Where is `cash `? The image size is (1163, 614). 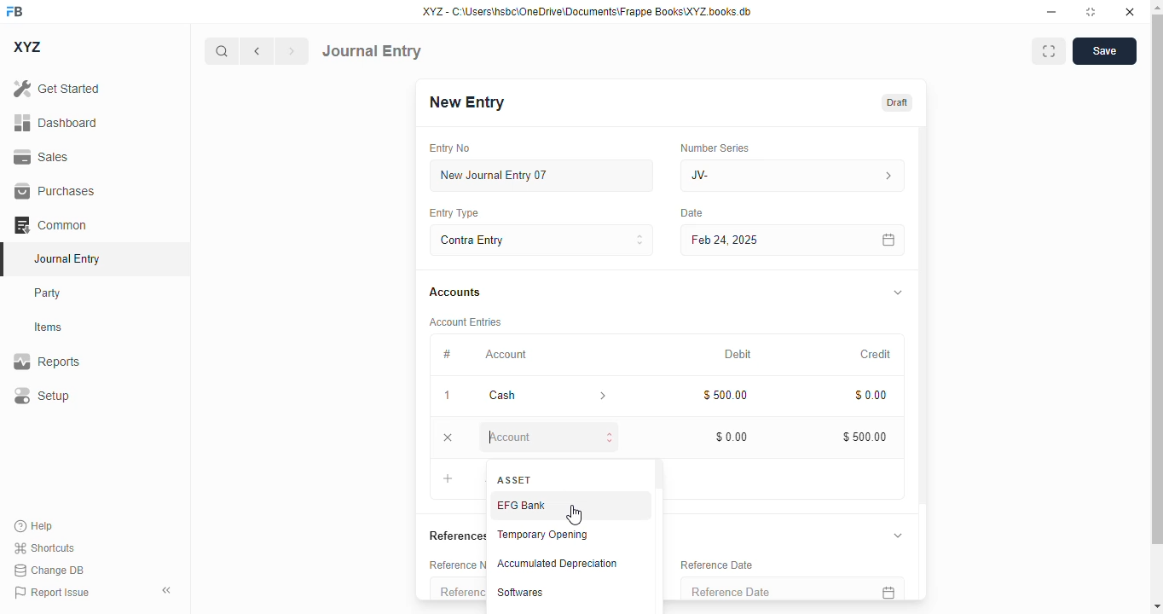 cash  is located at coordinates (522, 396).